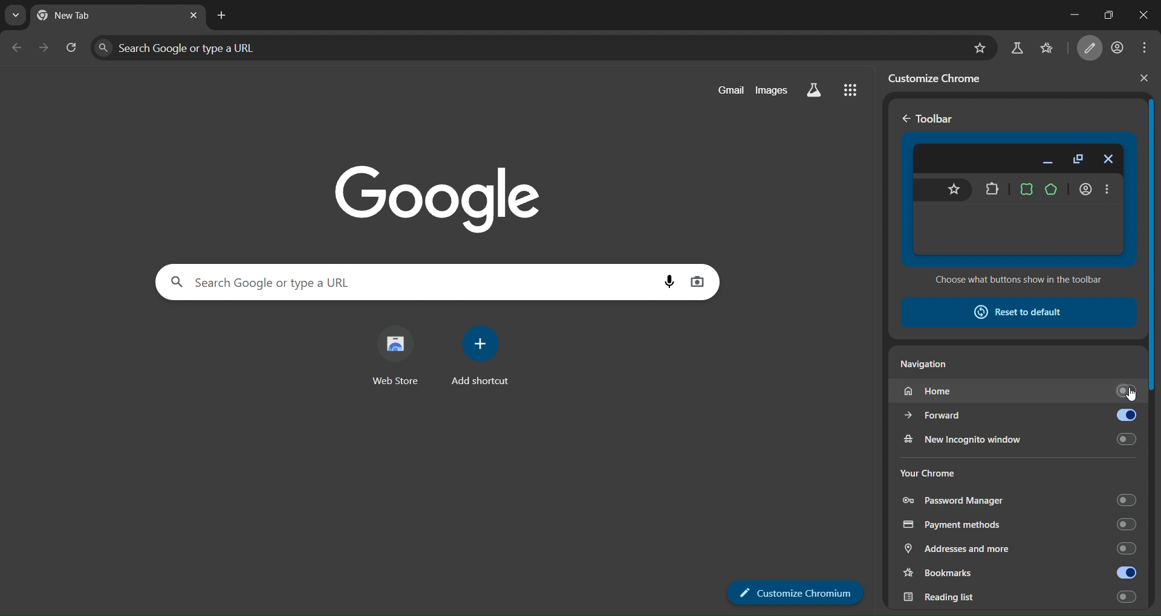  What do you see at coordinates (1019, 597) in the screenshot?
I see `reading list` at bounding box center [1019, 597].